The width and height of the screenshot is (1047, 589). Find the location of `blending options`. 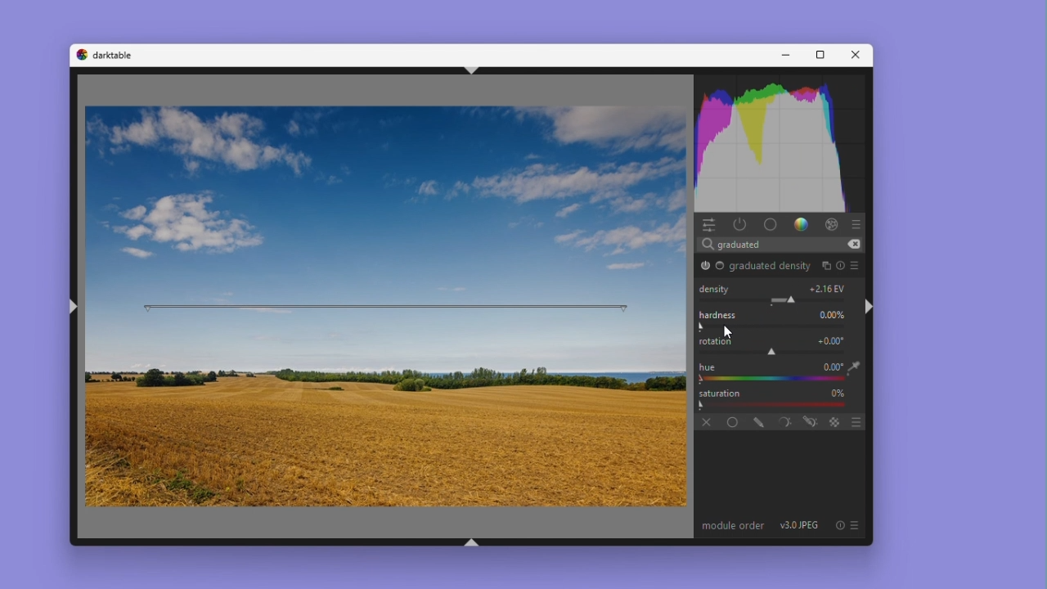

blending options is located at coordinates (835, 421).